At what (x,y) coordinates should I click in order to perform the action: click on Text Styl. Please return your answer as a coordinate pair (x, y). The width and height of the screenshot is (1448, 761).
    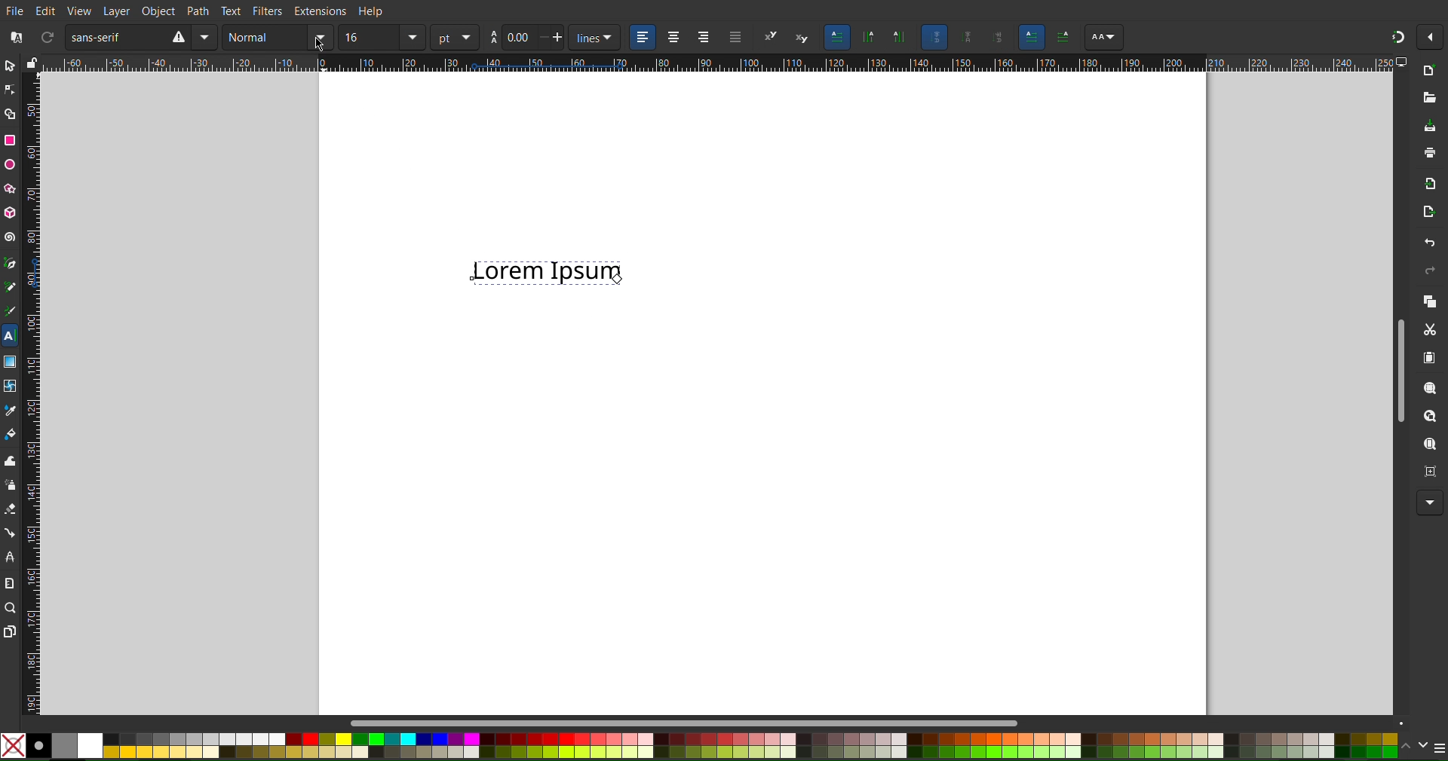
    Looking at the image, I should click on (277, 37).